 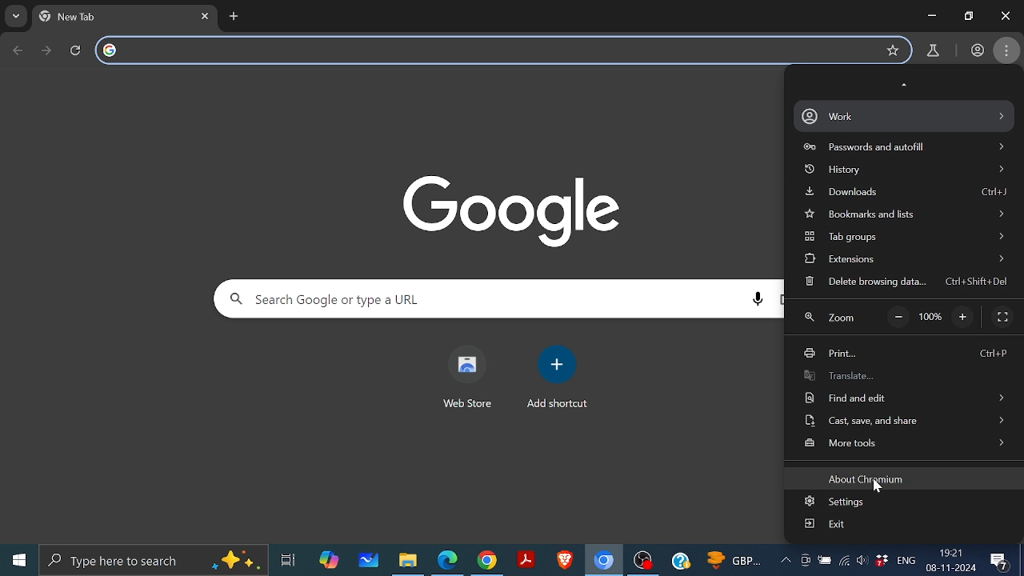 I want to click on Go back to previous page, so click(x=18, y=51).